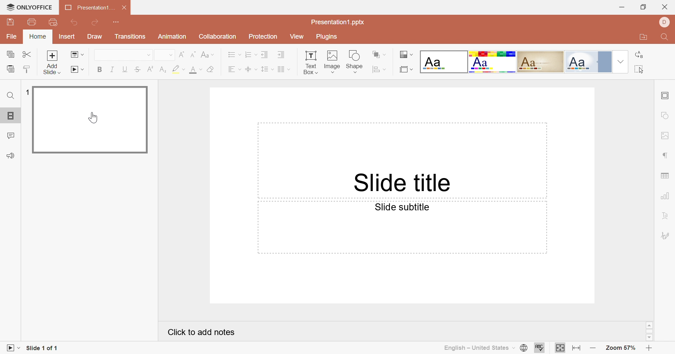  I want to click on image settings, so click(666, 136).